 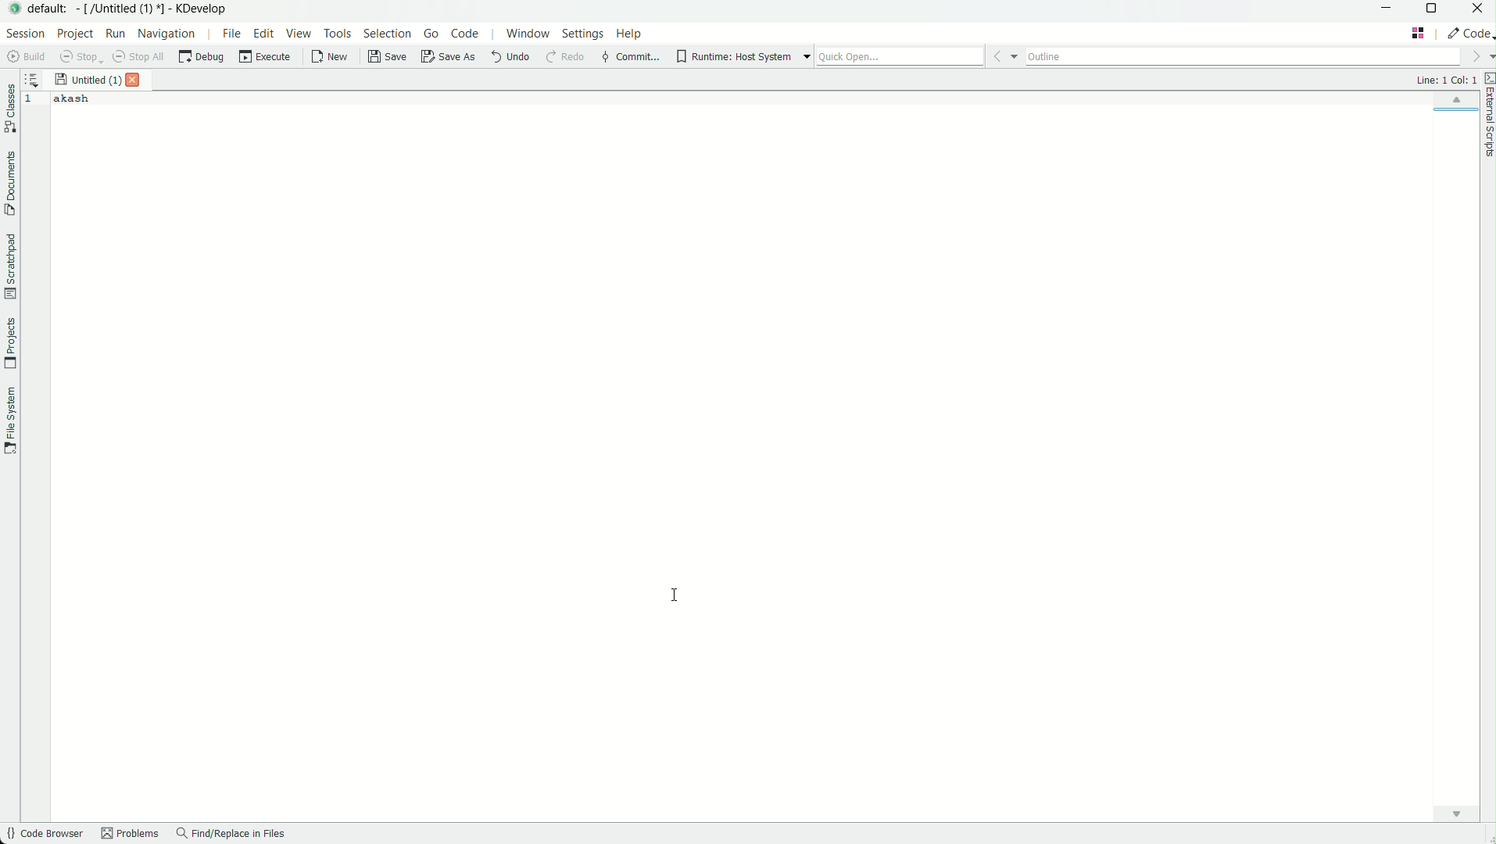 I want to click on project menu, so click(x=74, y=34).